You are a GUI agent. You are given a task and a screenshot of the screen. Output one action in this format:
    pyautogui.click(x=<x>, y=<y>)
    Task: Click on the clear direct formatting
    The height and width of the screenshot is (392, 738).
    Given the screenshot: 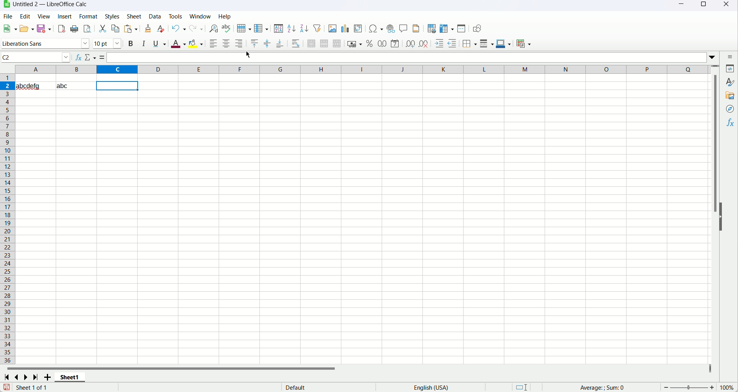 What is the action you would take?
    pyautogui.click(x=160, y=29)
    